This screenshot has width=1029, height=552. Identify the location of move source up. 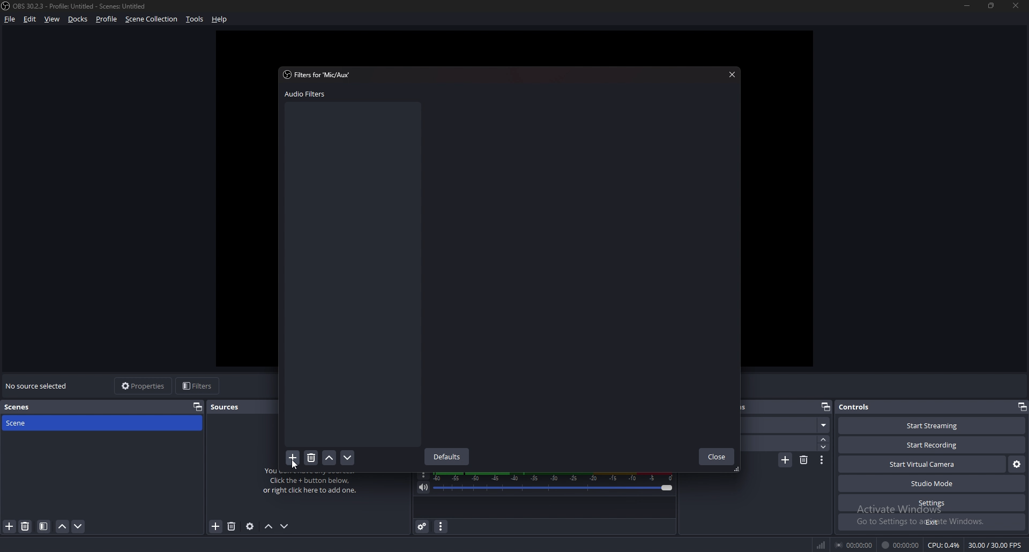
(269, 527).